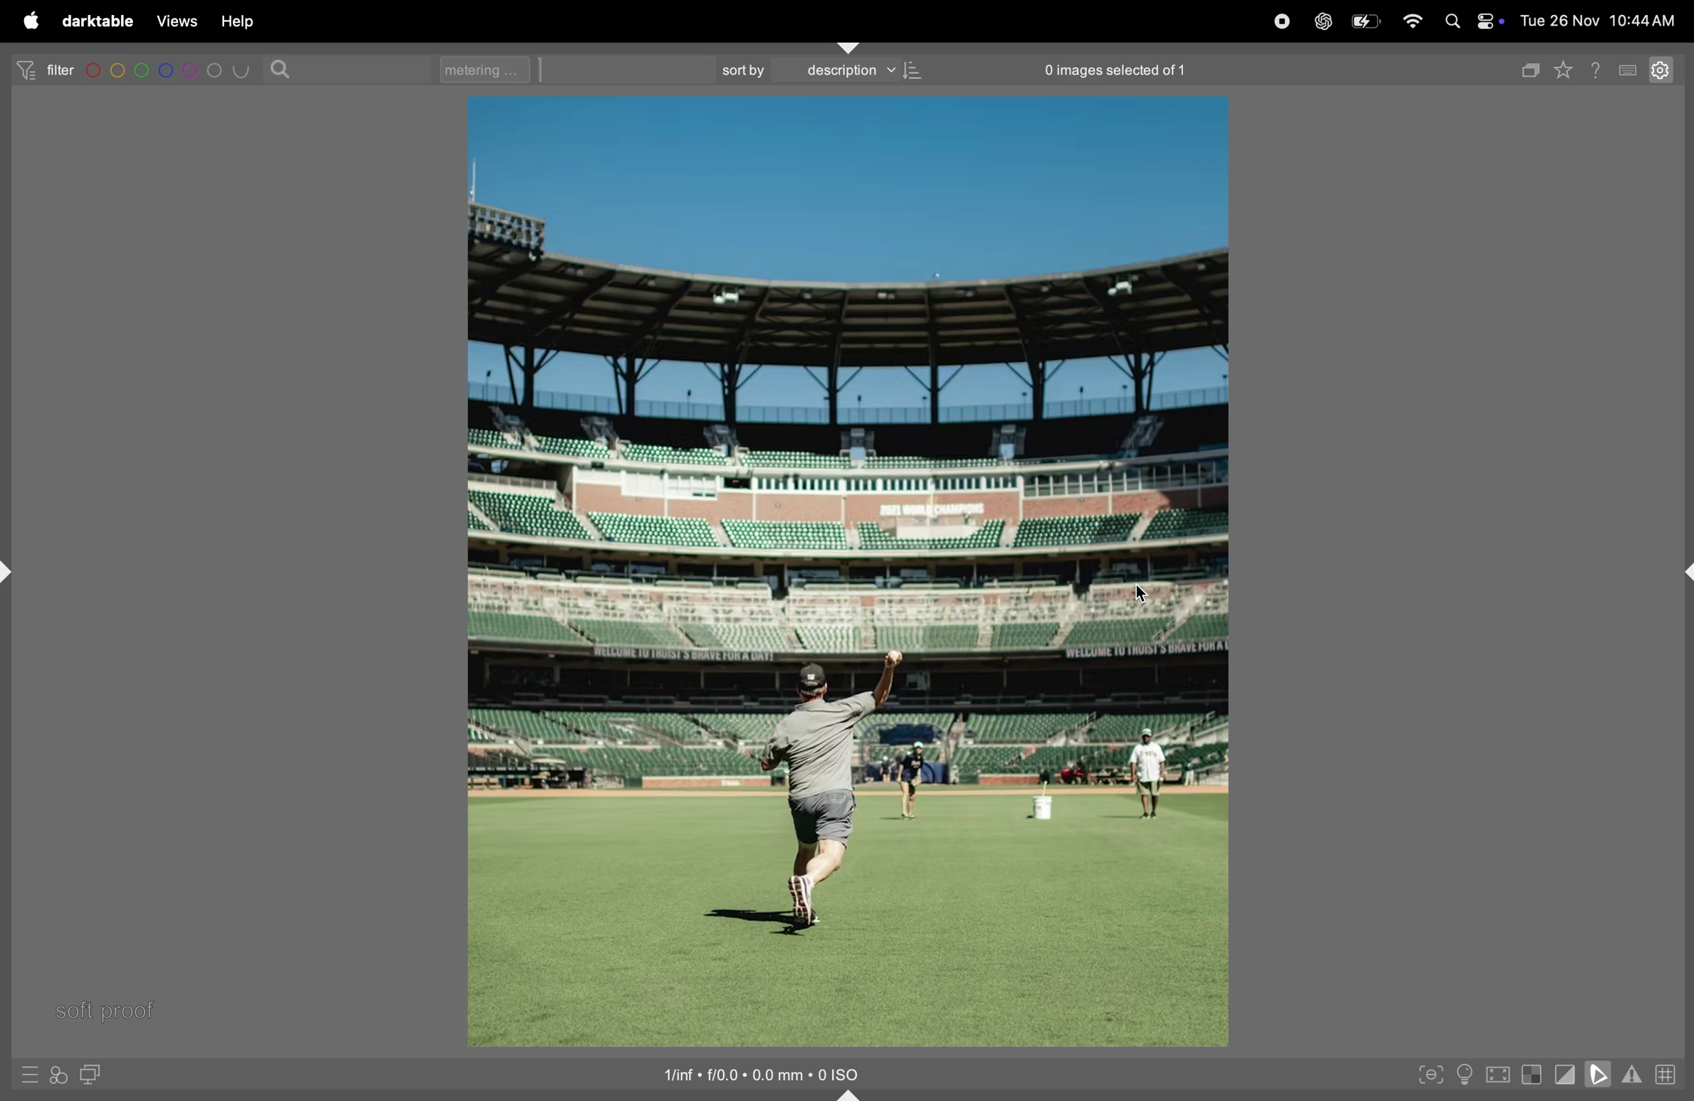  What do you see at coordinates (1533, 1073) in the screenshot?
I see `toggle indications` at bounding box center [1533, 1073].